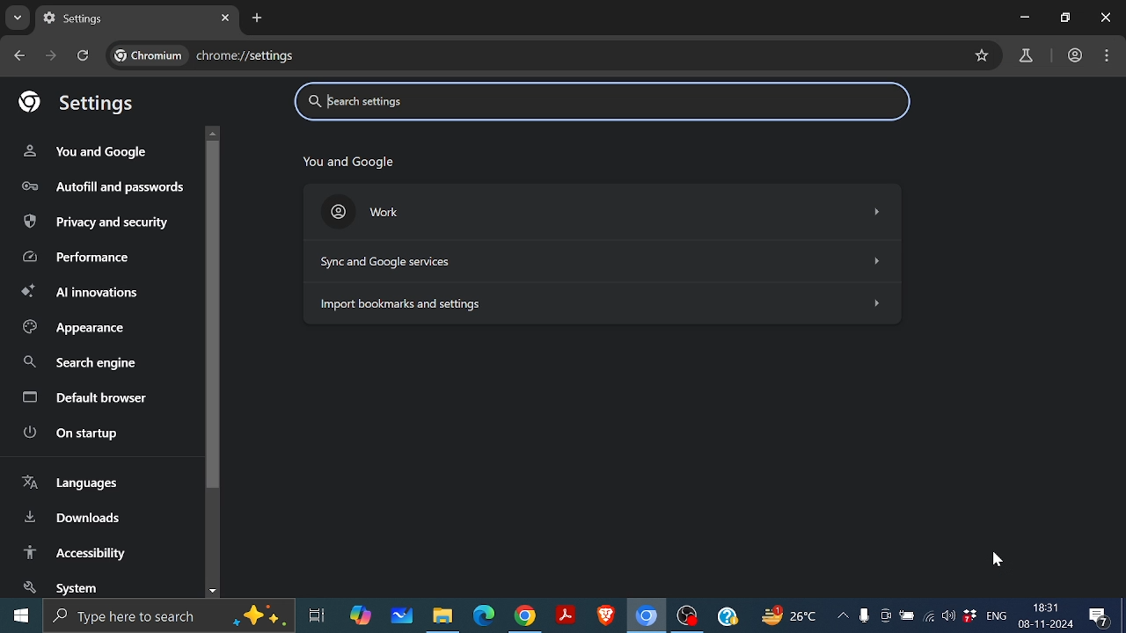 The height and width of the screenshot is (633, 1126). Describe the element at coordinates (996, 560) in the screenshot. I see `cursor` at that location.